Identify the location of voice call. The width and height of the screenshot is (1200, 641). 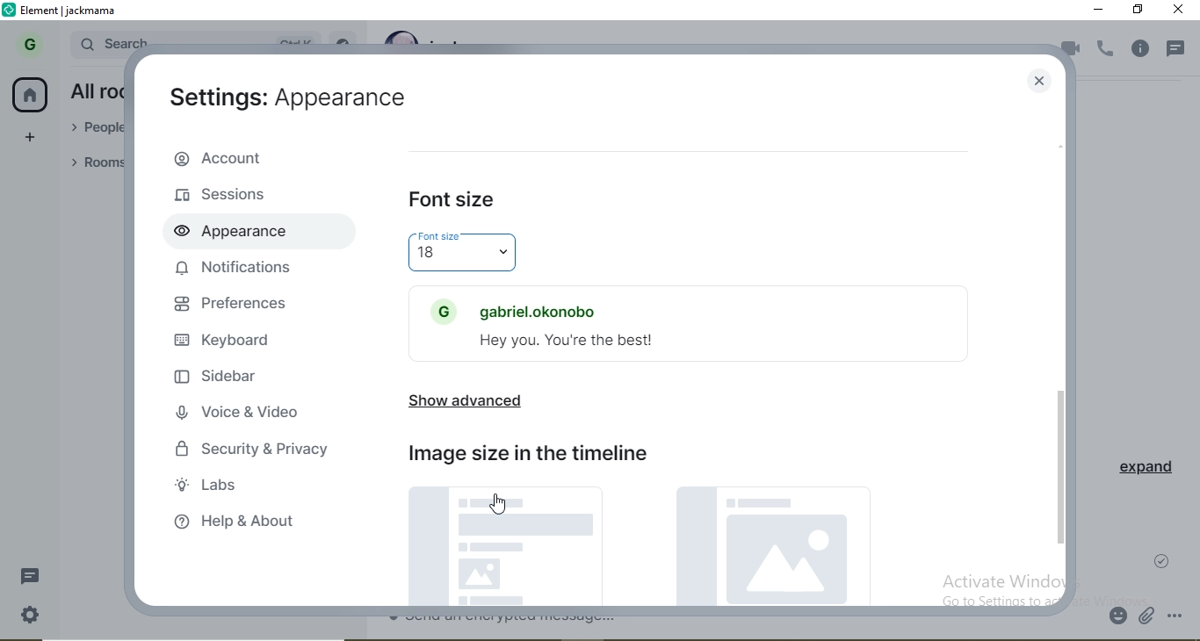
(1107, 50).